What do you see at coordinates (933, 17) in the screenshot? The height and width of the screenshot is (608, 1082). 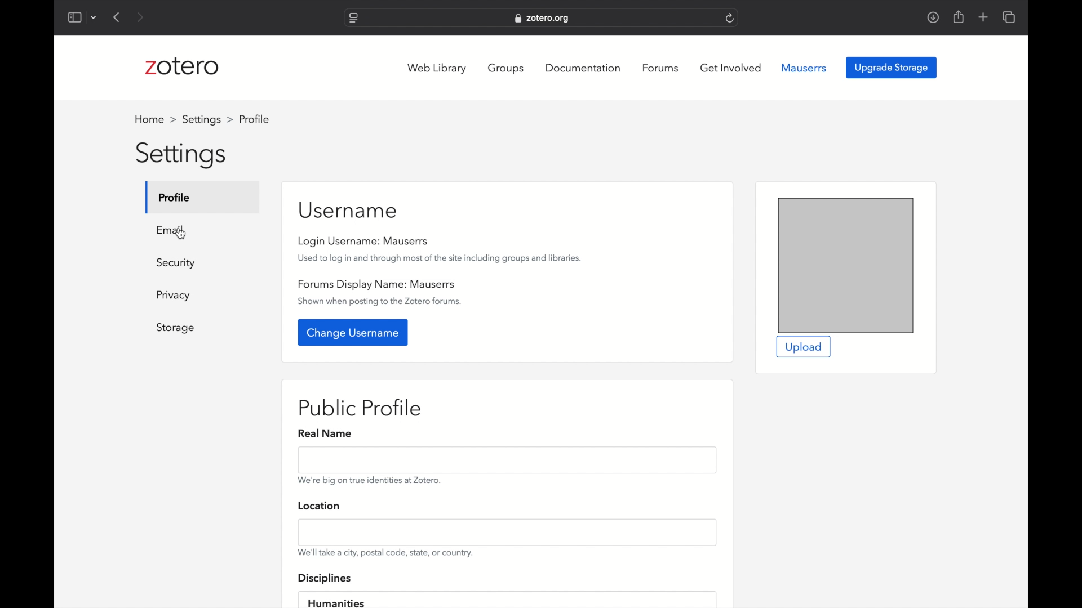 I see `downloads` at bounding box center [933, 17].